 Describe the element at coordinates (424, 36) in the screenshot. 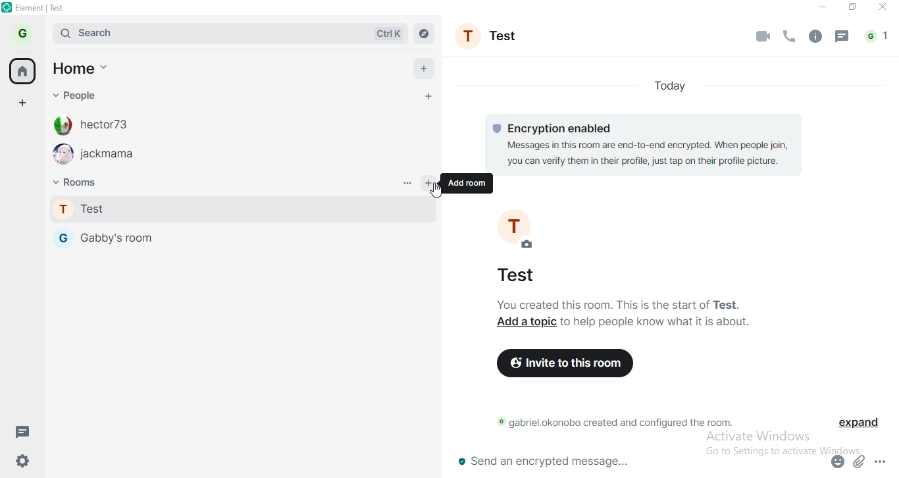

I see `navigate` at that location.